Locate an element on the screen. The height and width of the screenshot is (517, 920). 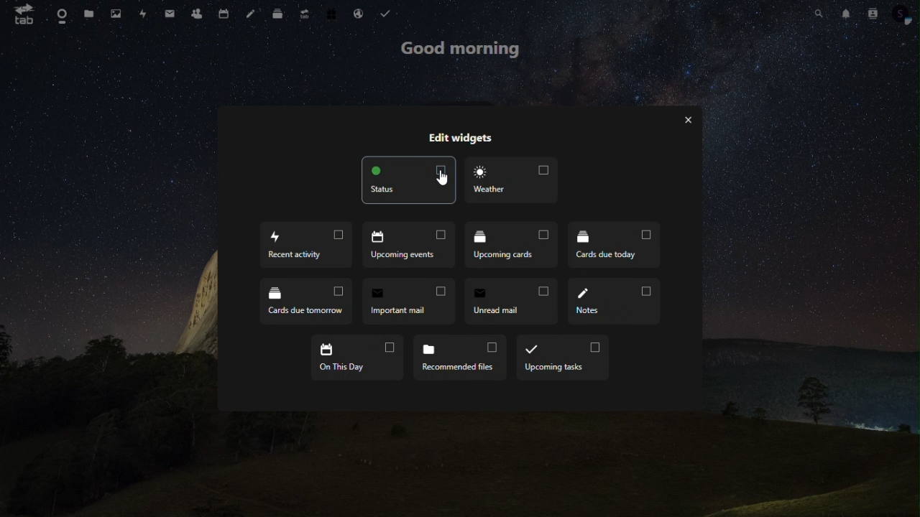
status disabled is located at coordinates (410, 180).